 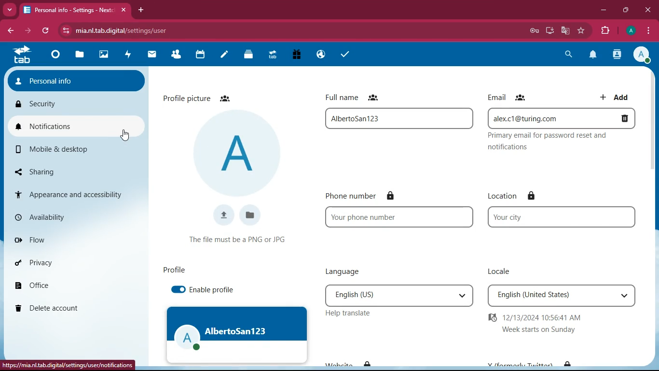 I want to click on Upgrade, so click(x=273, y=56).